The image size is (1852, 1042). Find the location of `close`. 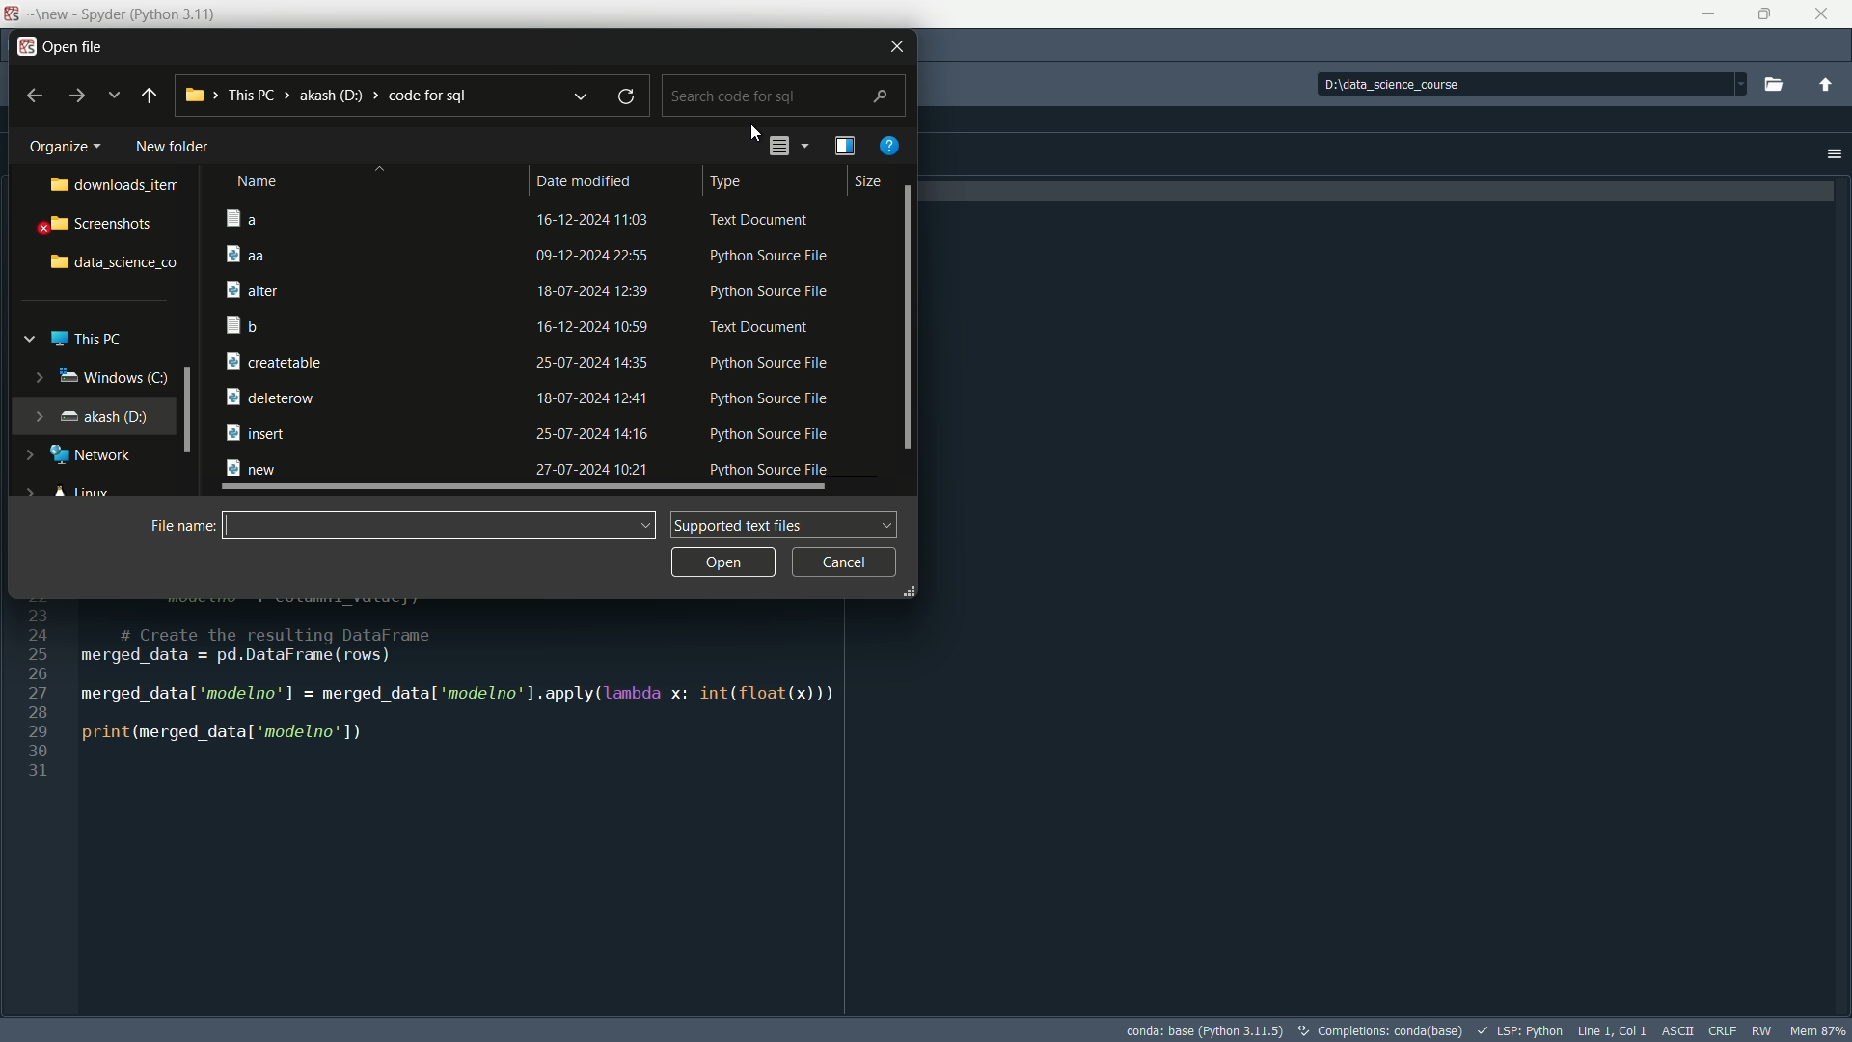

close is located at coordinates (885, 47).